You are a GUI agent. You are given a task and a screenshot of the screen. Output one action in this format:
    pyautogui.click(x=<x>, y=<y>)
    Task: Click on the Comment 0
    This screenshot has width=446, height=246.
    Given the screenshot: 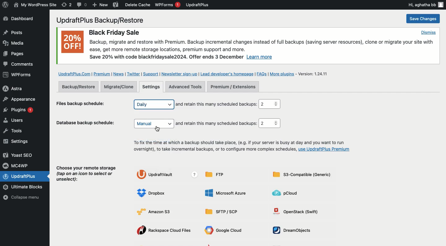 What is the action you would take?
    pyautogui.click(x=82, y=5)
    